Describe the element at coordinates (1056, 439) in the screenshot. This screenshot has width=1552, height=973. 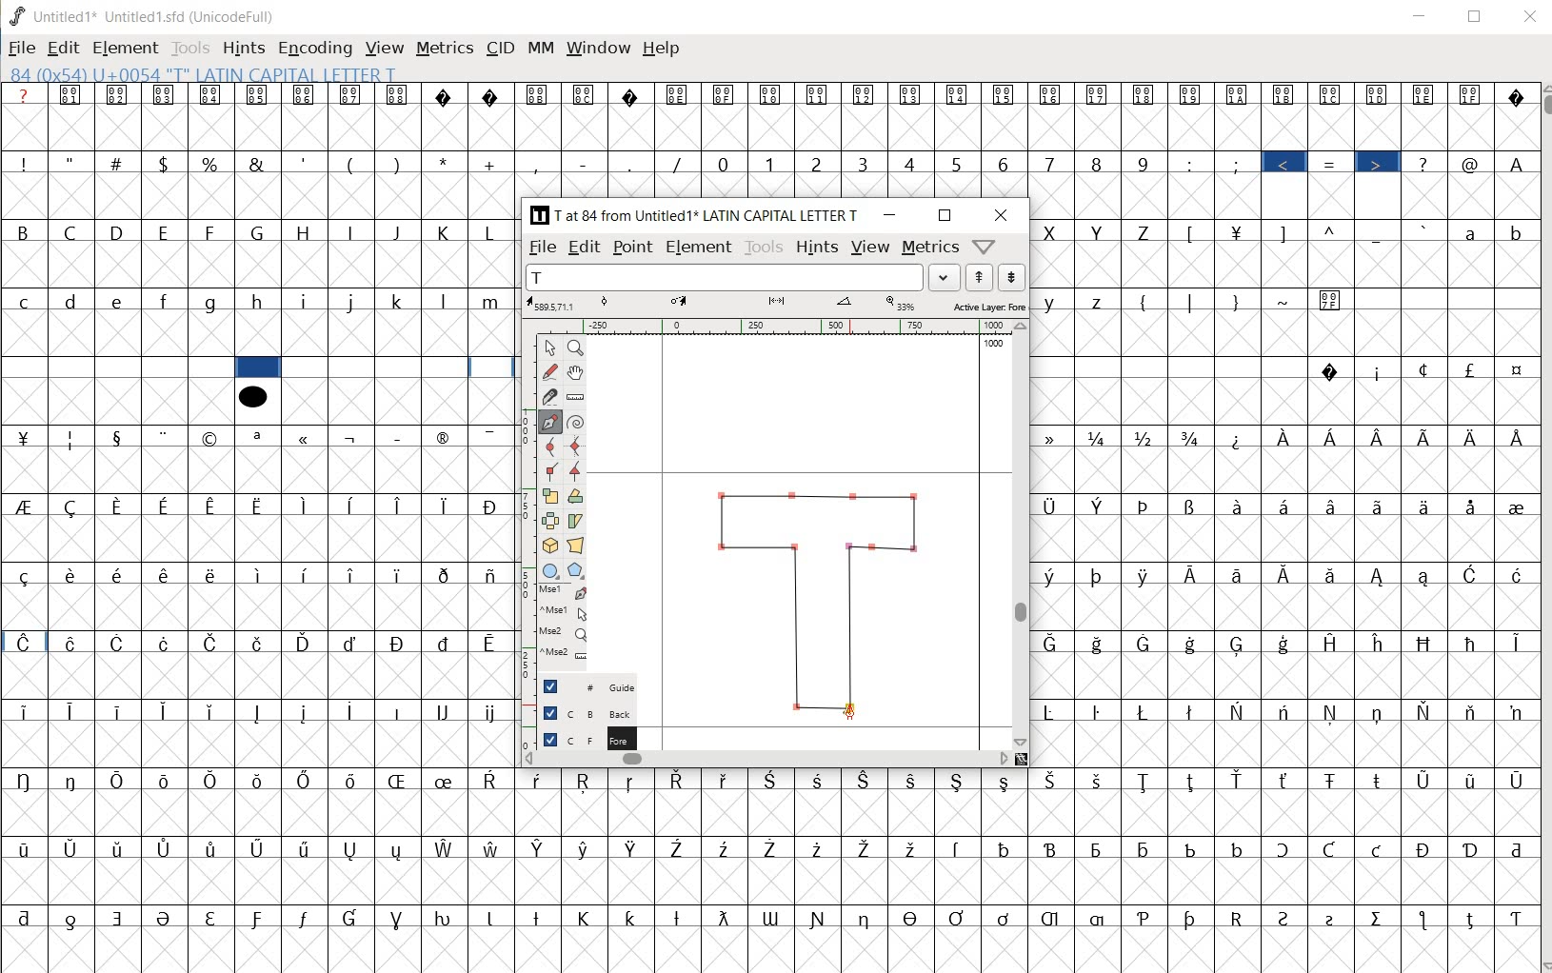
I see `Symbol` at that location.